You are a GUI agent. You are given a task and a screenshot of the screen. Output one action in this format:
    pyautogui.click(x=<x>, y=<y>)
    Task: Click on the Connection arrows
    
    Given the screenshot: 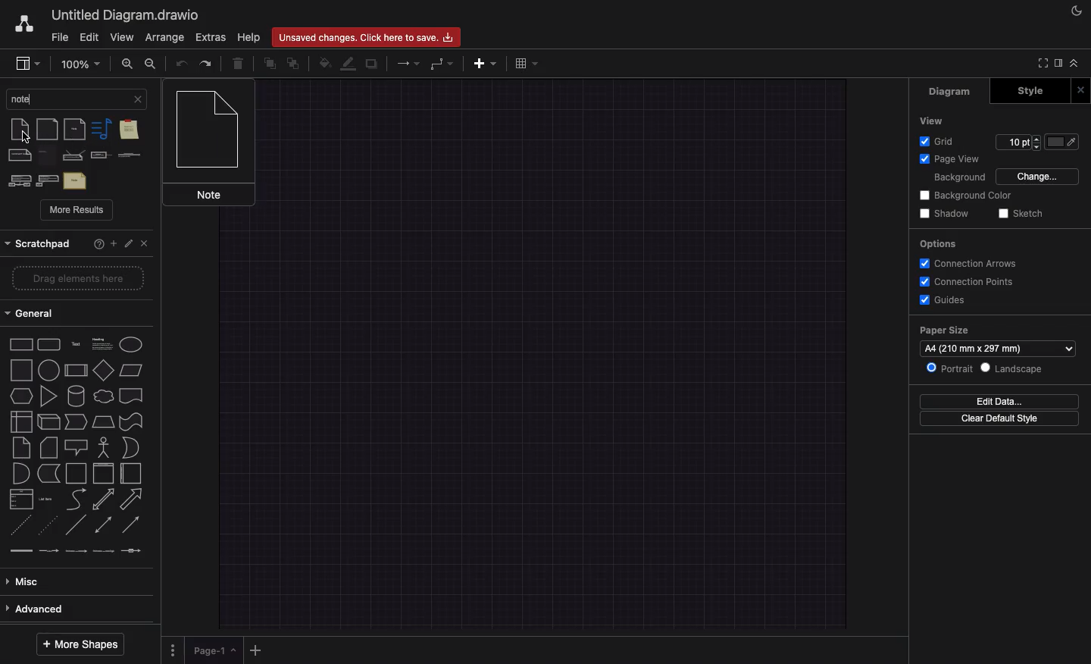 What is the action you would take?
    pyautogui.click(x=968, y=263)
    